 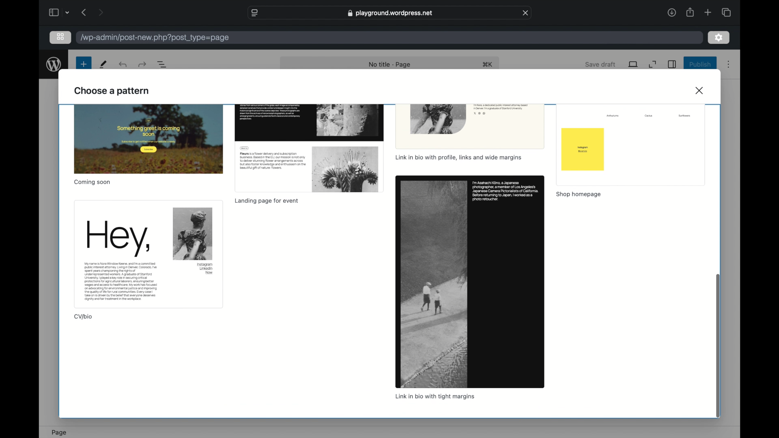 I want to click on close, so click(x=526, y=13).